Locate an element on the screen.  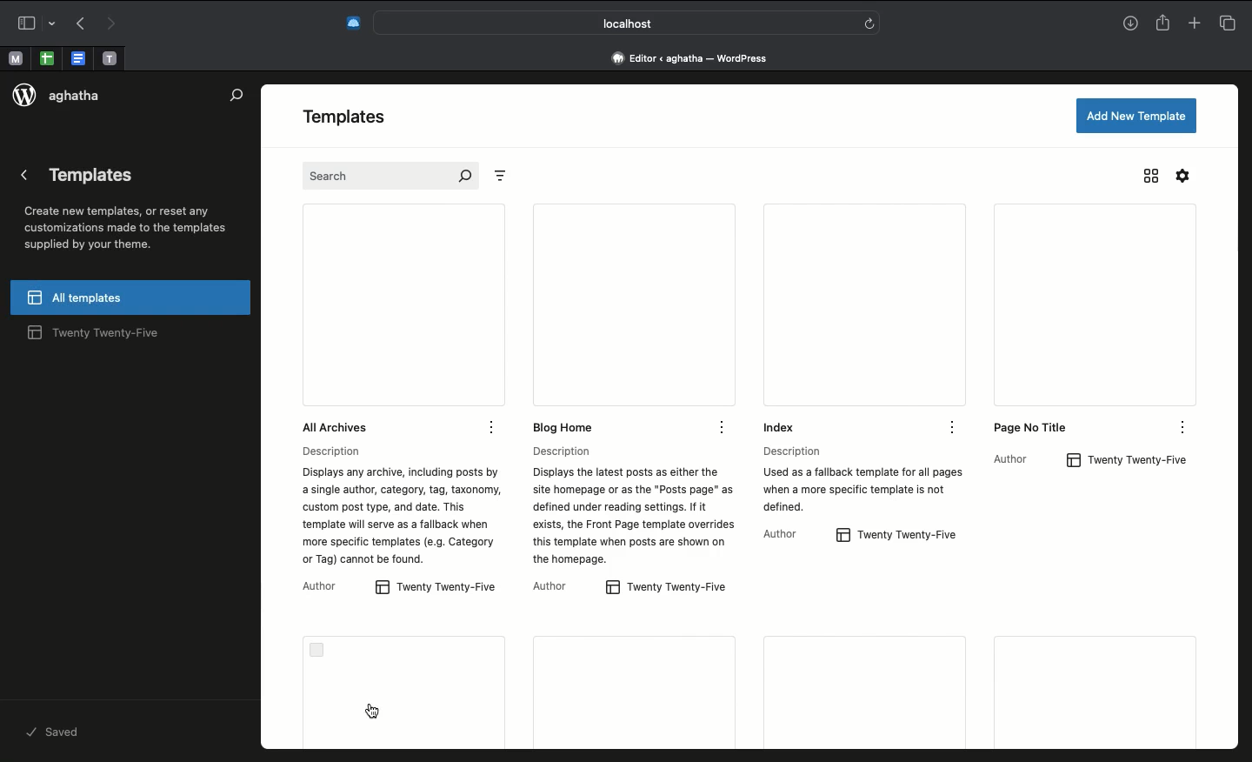
saved is located at coordinates (65, 731).